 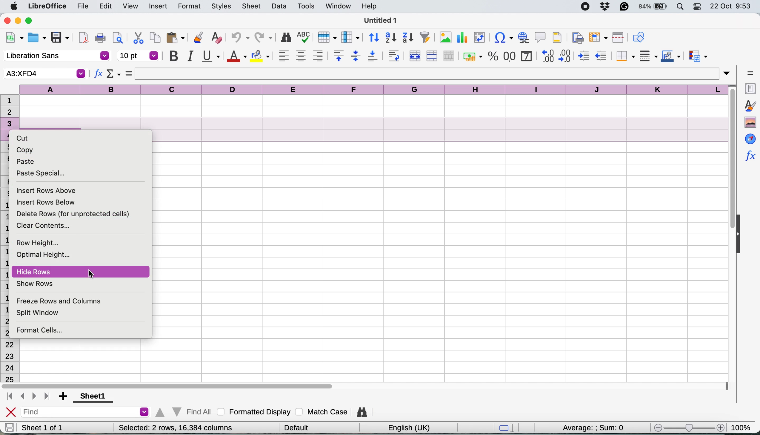 What do you see at coordinates (100, 38) in the screenshot?
I see `print` at bounding box center [100, 38].